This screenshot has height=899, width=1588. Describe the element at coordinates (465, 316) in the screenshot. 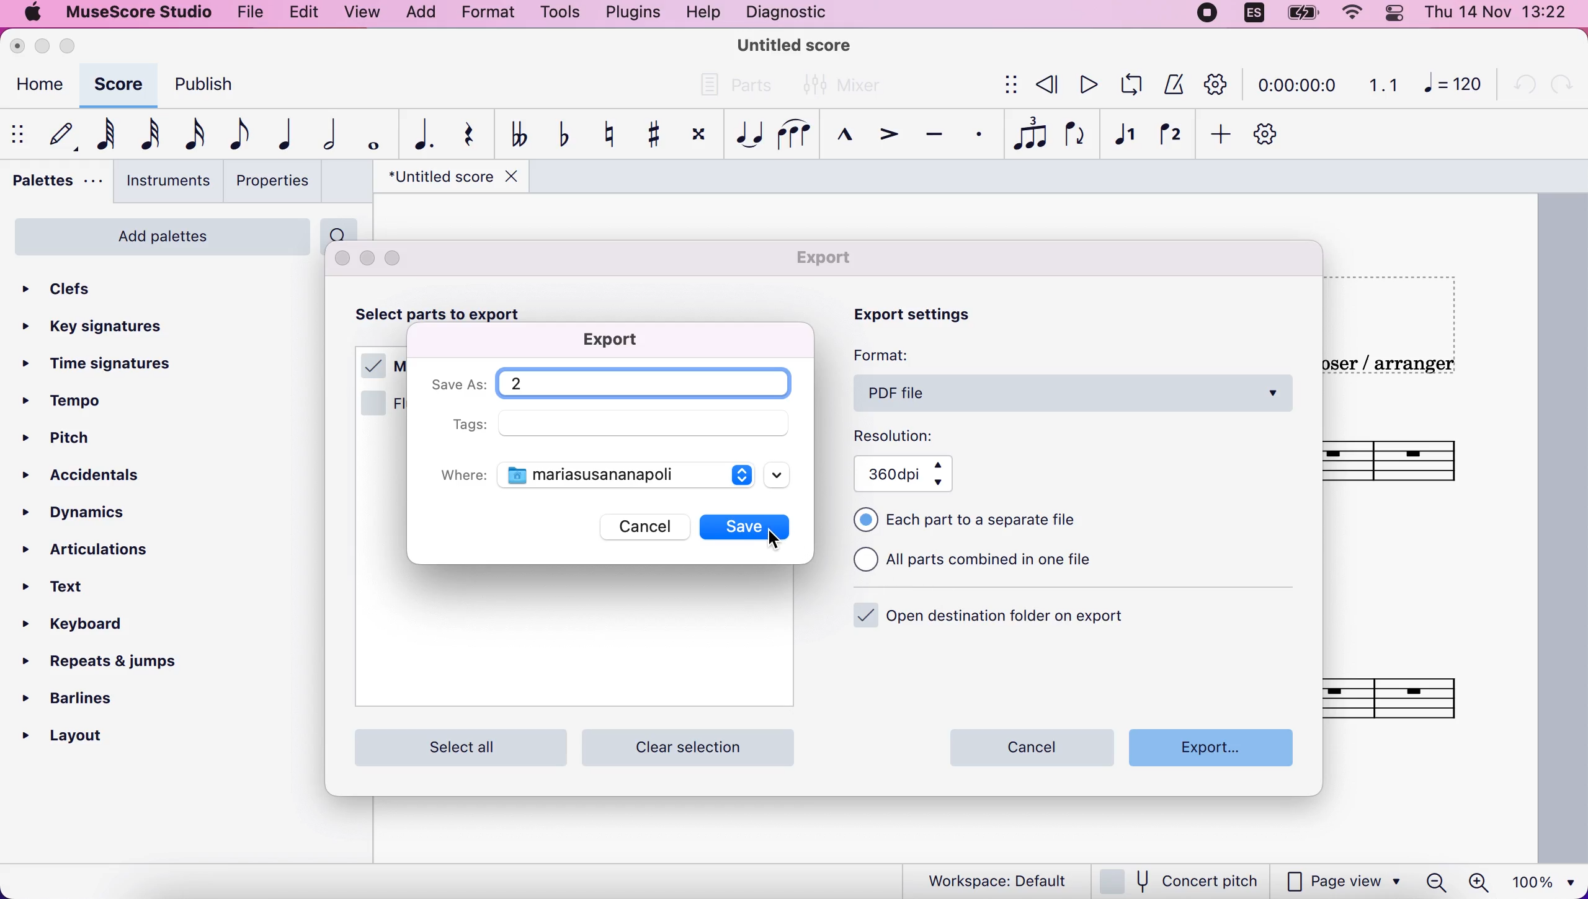

I see `select parts to export` at that location.